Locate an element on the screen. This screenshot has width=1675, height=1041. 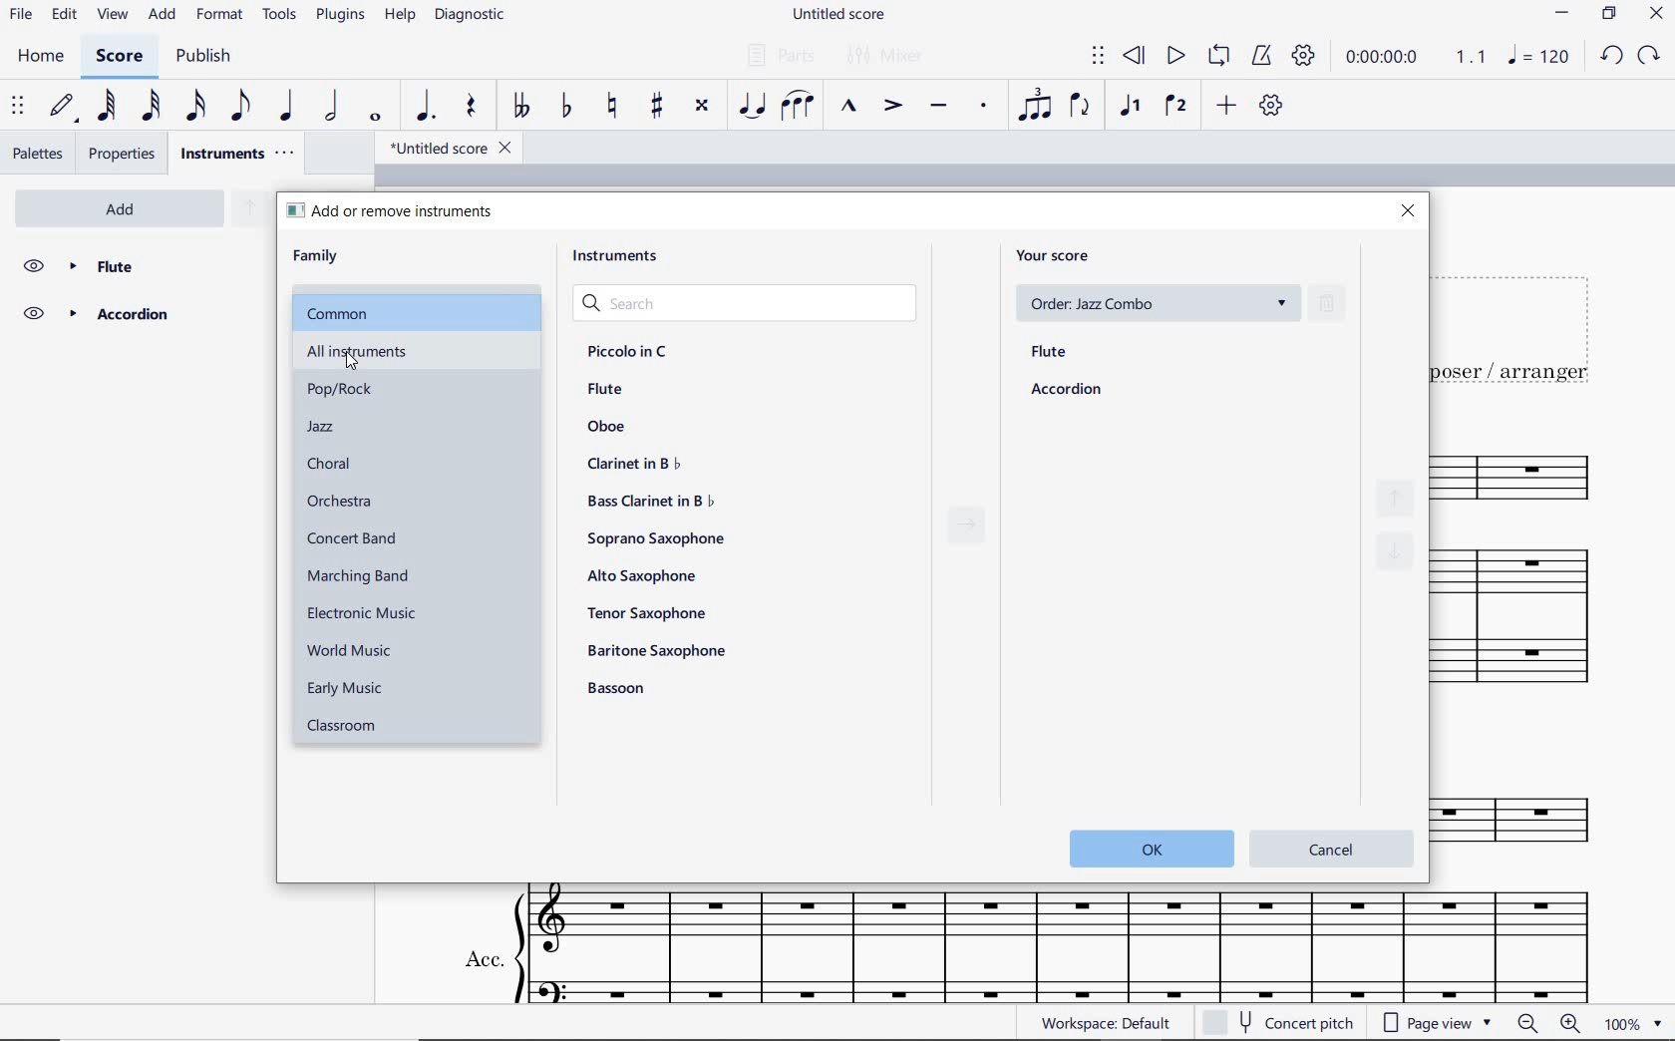
rewind is located at coordinates (1138, 57).